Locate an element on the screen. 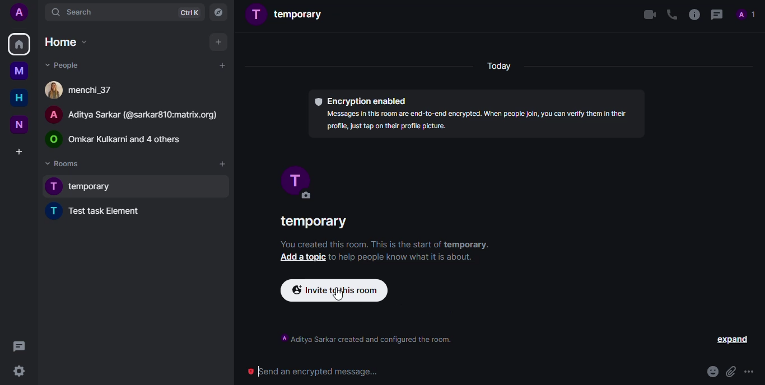 The height and width of the screenshot is (385, 765). You created this room. This is the start of temporary. is located at coordinates (385, 243).